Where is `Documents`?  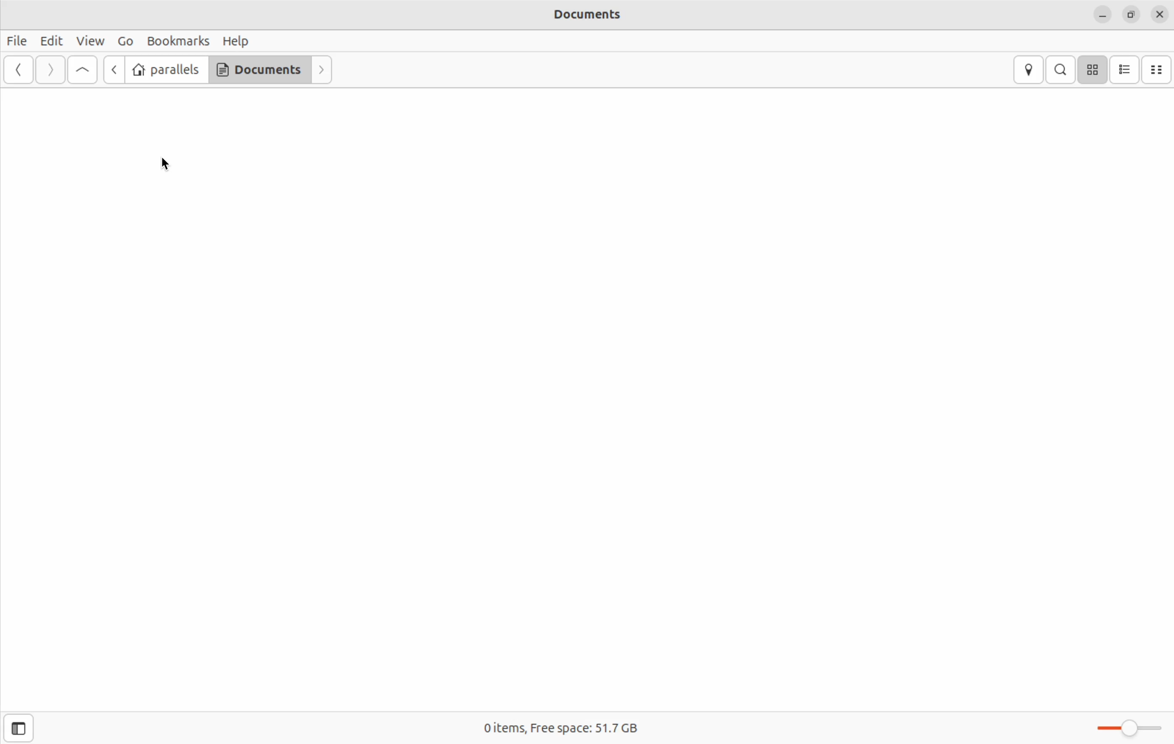 Documents is located at coordinates (586, 15).